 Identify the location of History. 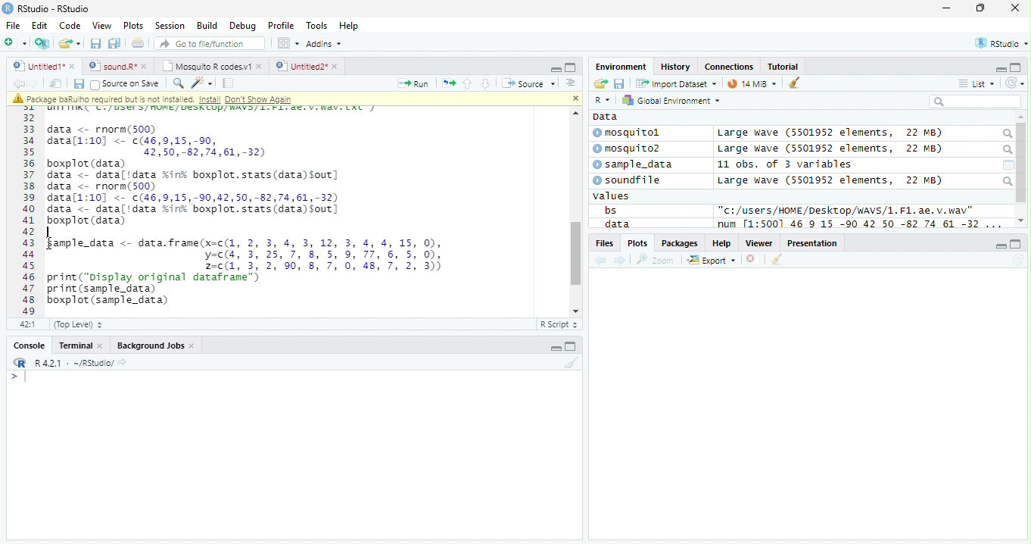
(675, 67).